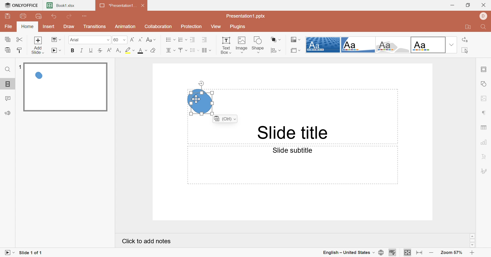 The height and width of the screenshot is (257, 491). What do you see at coordinates (158, 26) in the screenshot?
I see `Collaboration` at bounding box center [158, 26].